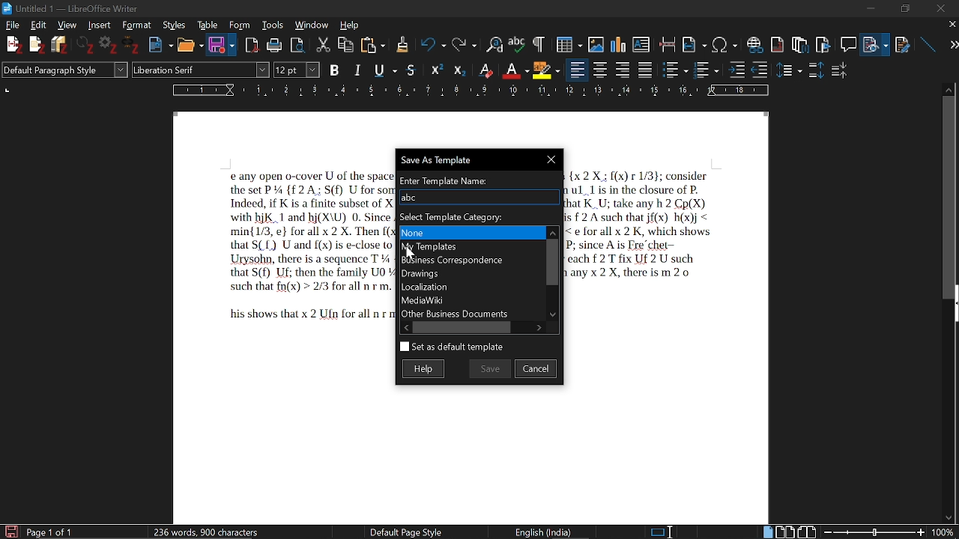 This screenshot has height=539, width=959. I want to click on Untitled - LibreOffice Writer, so click(84, 7).